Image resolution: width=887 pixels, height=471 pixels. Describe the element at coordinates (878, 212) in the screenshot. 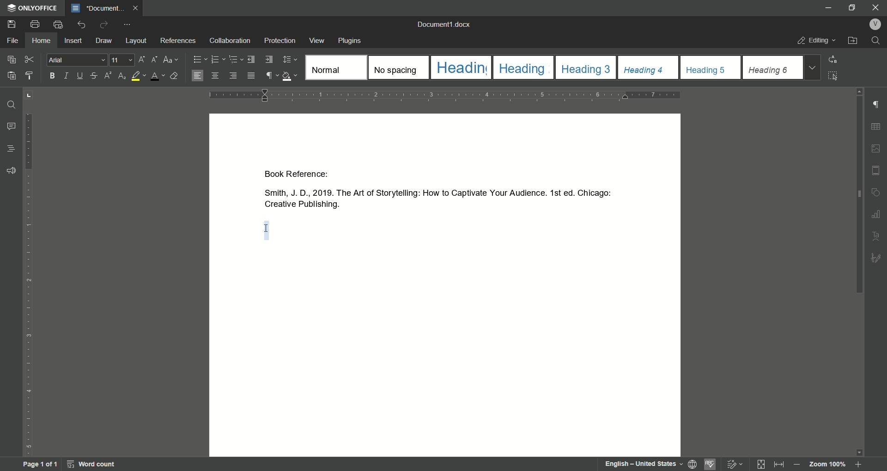

I see `chart` at that location.